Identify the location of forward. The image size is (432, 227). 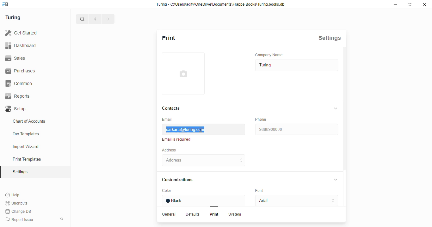
(108, 19).